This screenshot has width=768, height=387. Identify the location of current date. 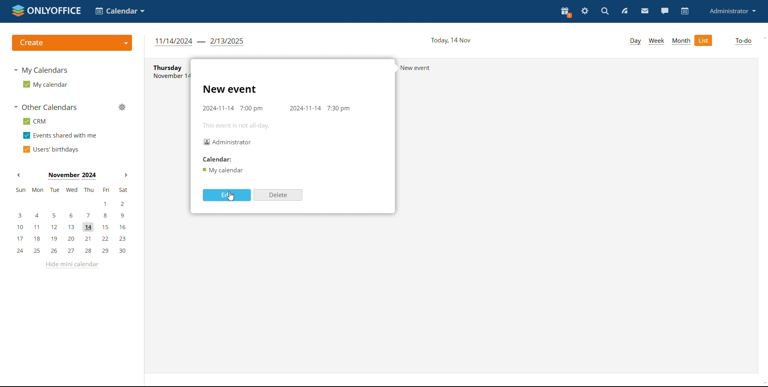
(450, 40).